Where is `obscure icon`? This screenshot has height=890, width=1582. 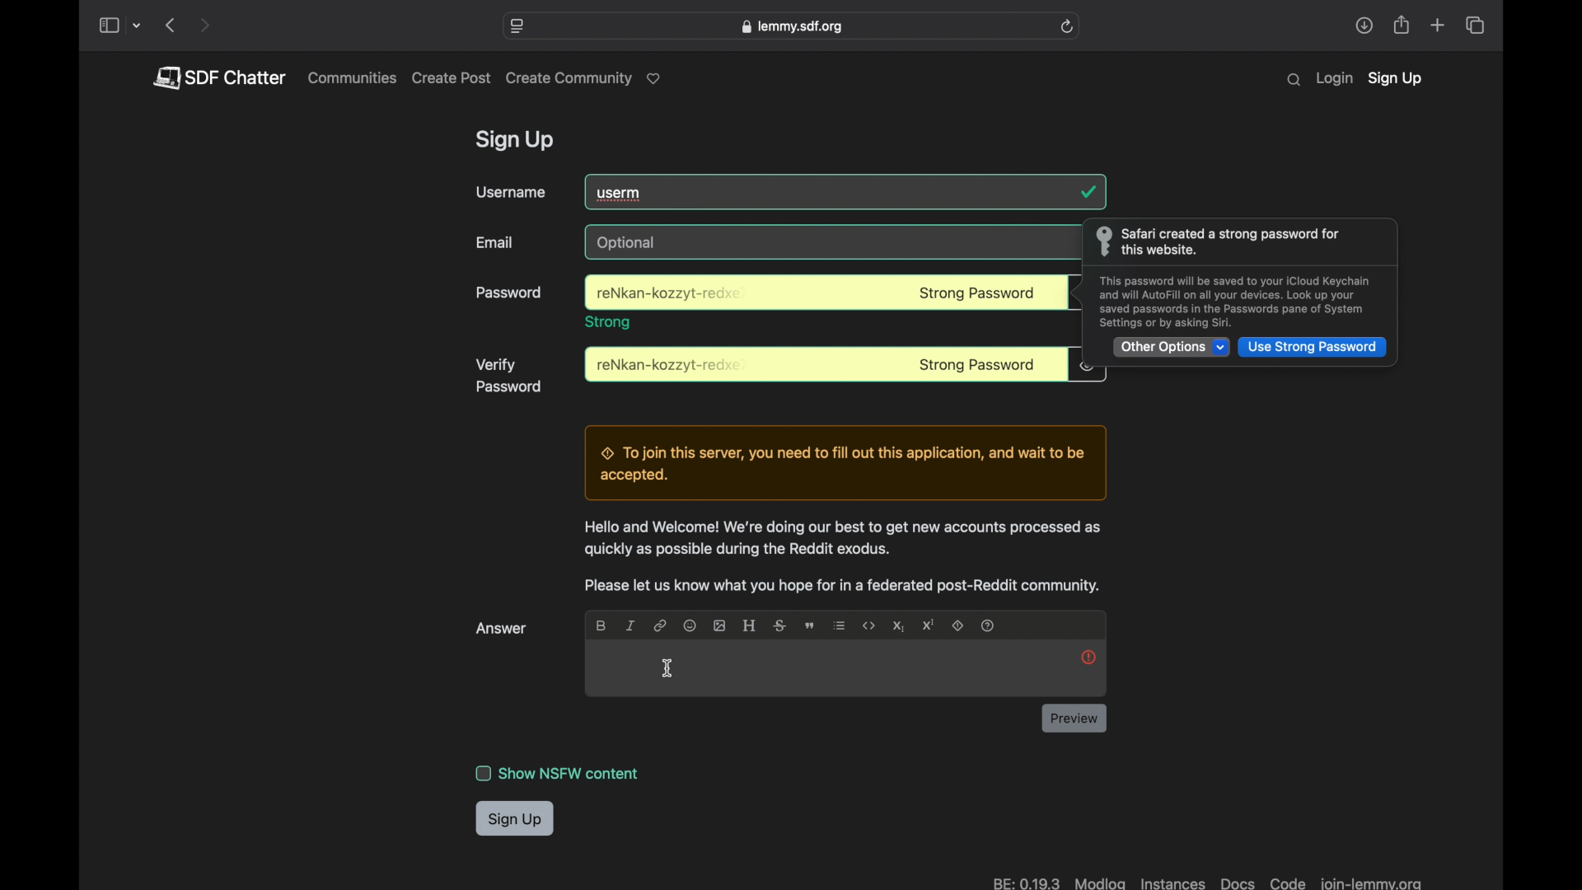
obscure icon is located at coordinates (1087, 364).